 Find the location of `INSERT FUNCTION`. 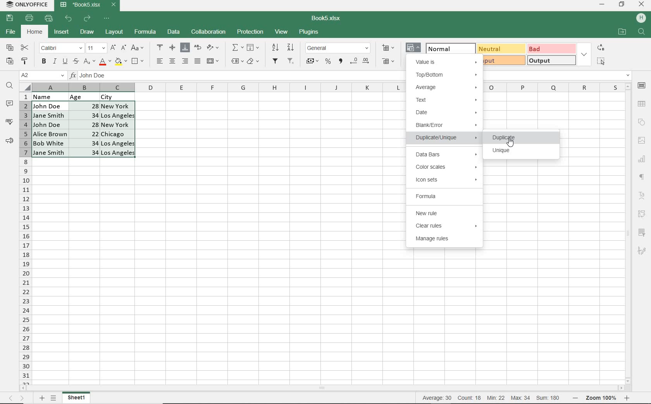

INSERT FUNCTION is located at coordinates (238, 47).